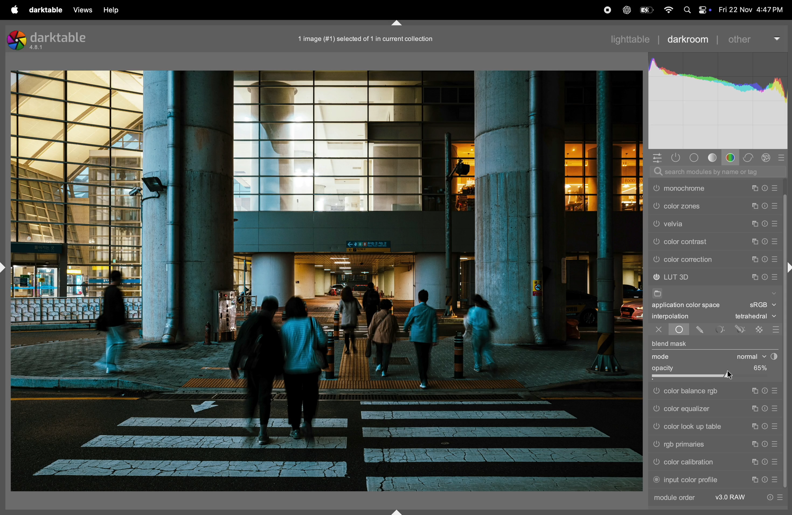 This screenshot has height=515, width=792. Describe the element at coordinates (775, 328) in the screenshot. I see `blending options` at that location.